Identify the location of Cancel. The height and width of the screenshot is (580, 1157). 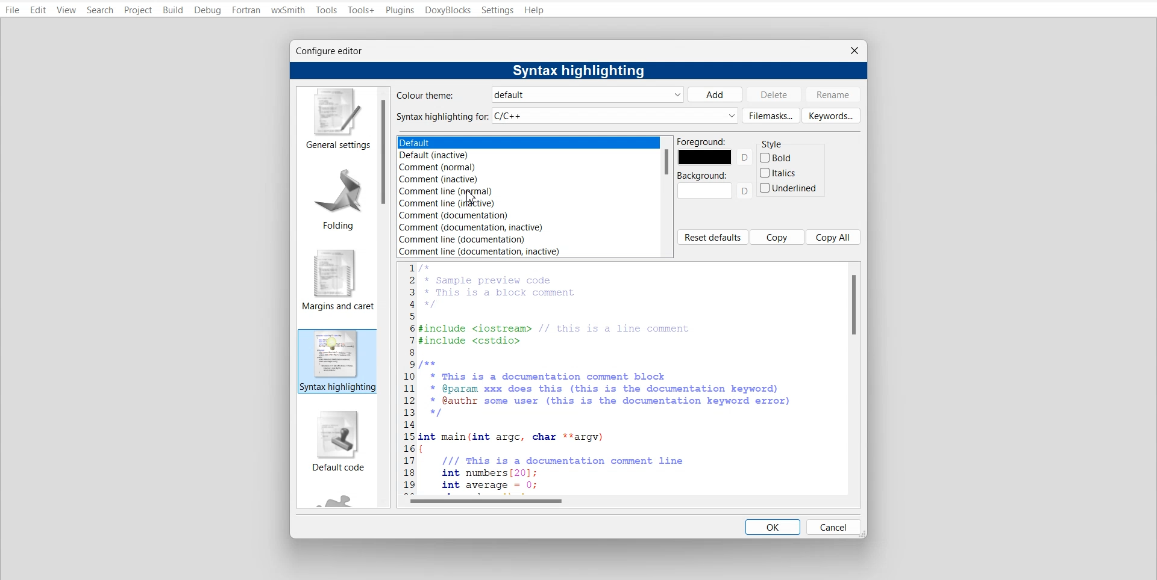
(834, 527).